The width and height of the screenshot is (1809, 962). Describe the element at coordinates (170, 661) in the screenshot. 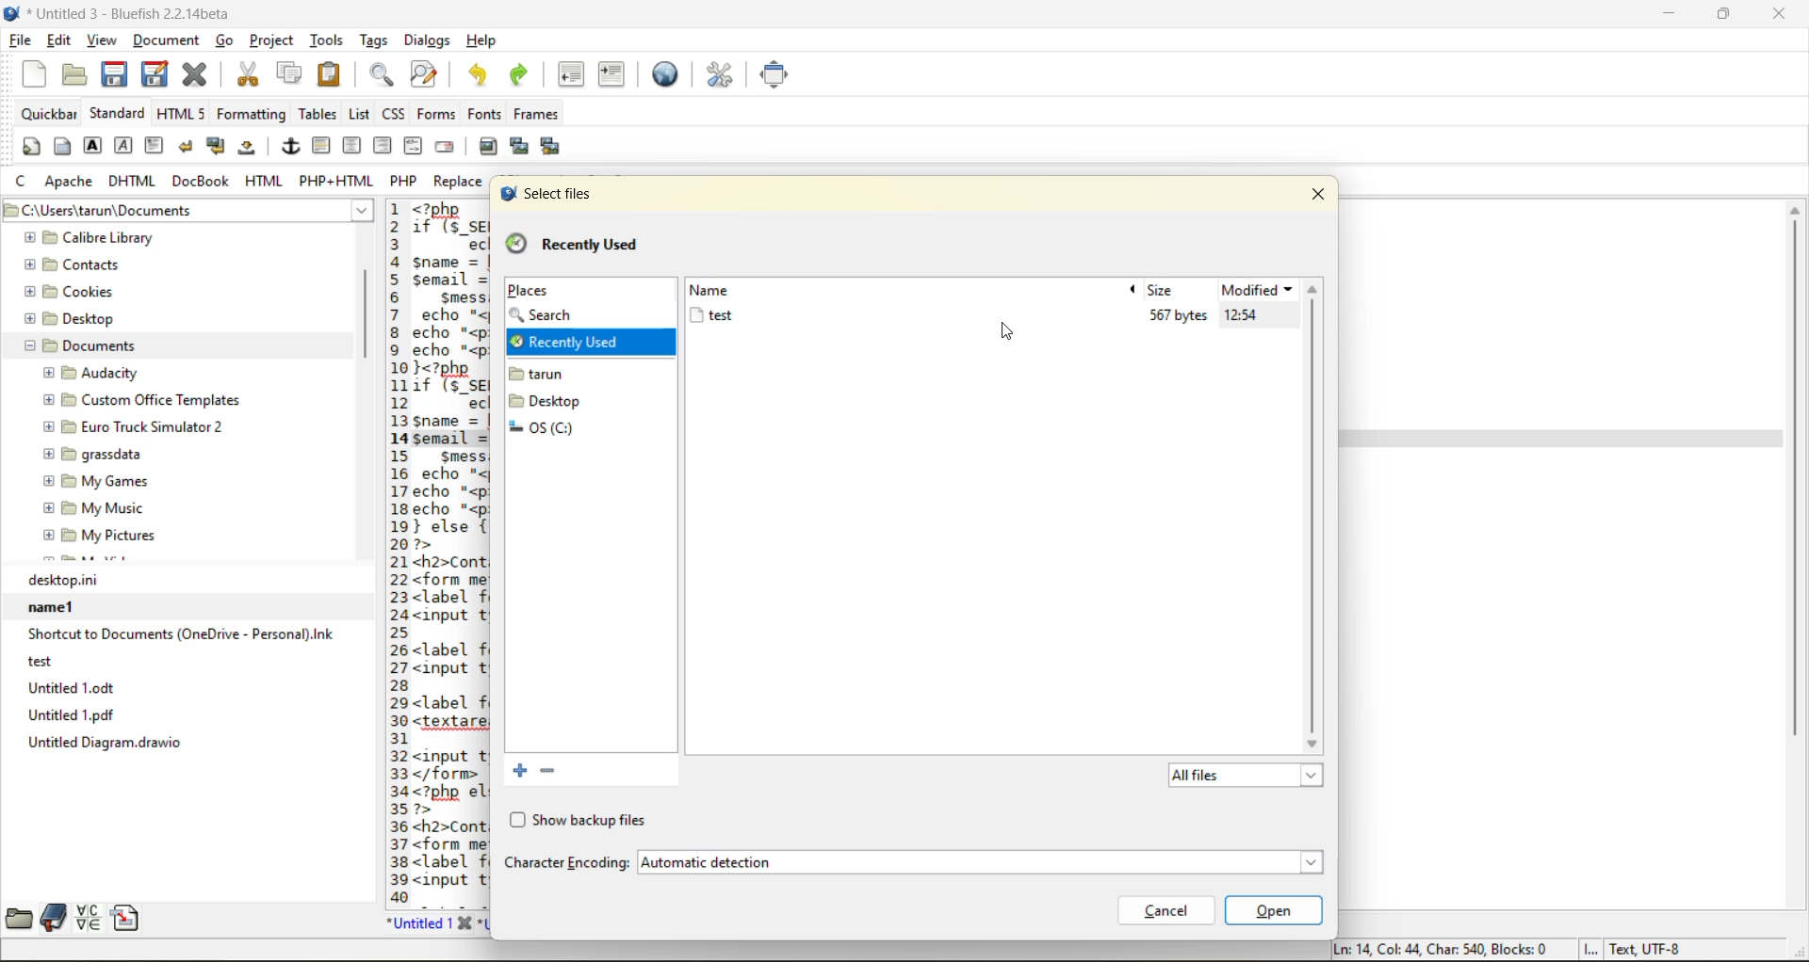

I see `test` at that location.